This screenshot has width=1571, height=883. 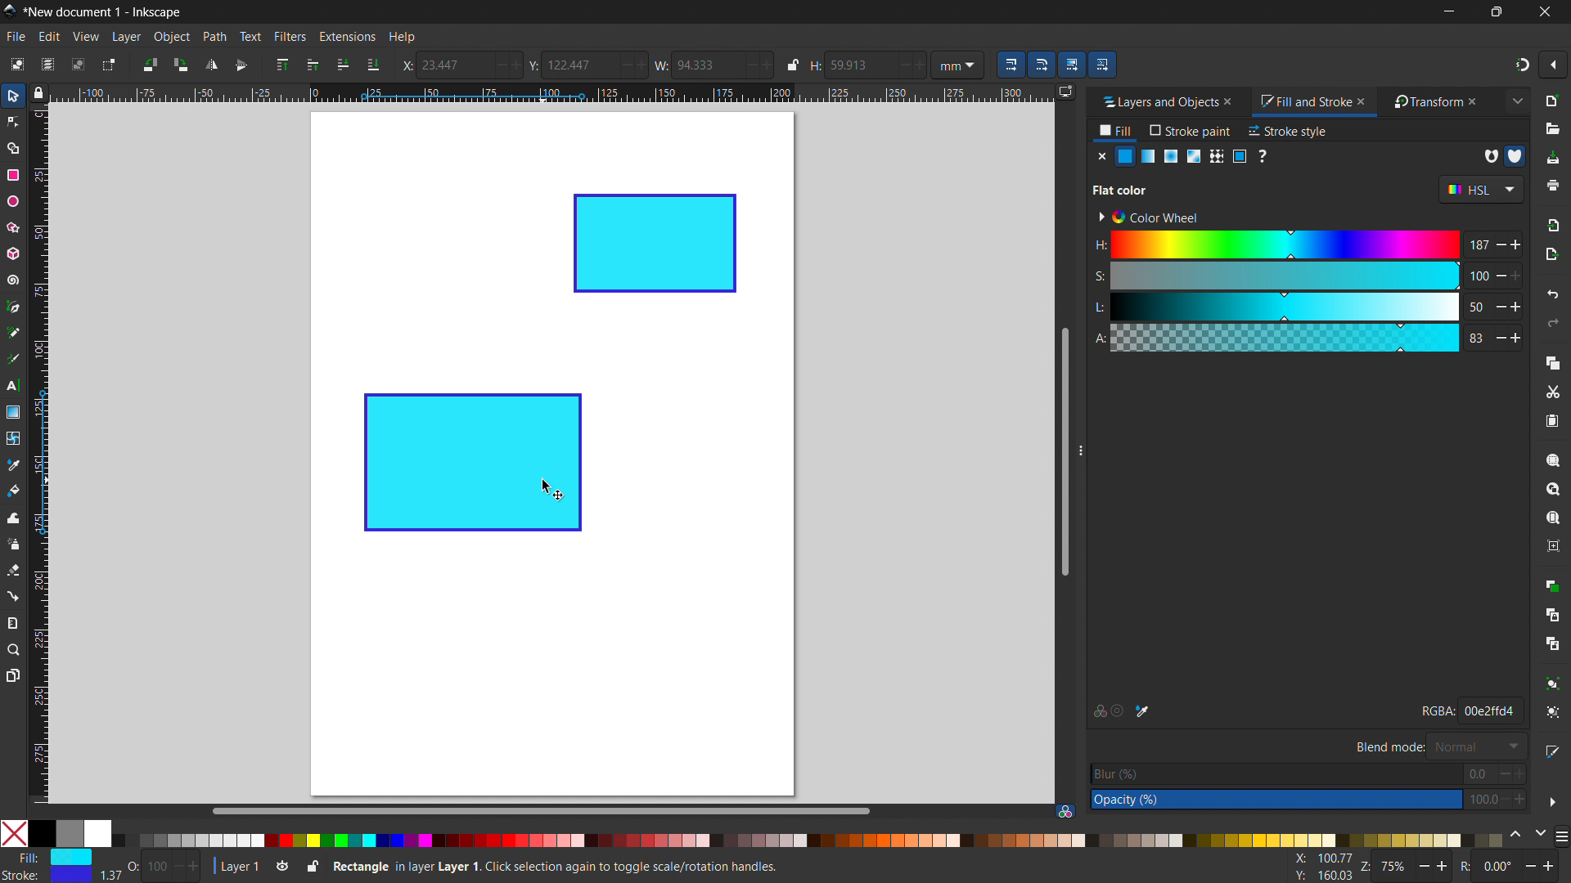 What do you see at coordinates (38, 92) in the screenshot?
I see `toggle lock of all guuides in the document` at bounding box center [38, 92].